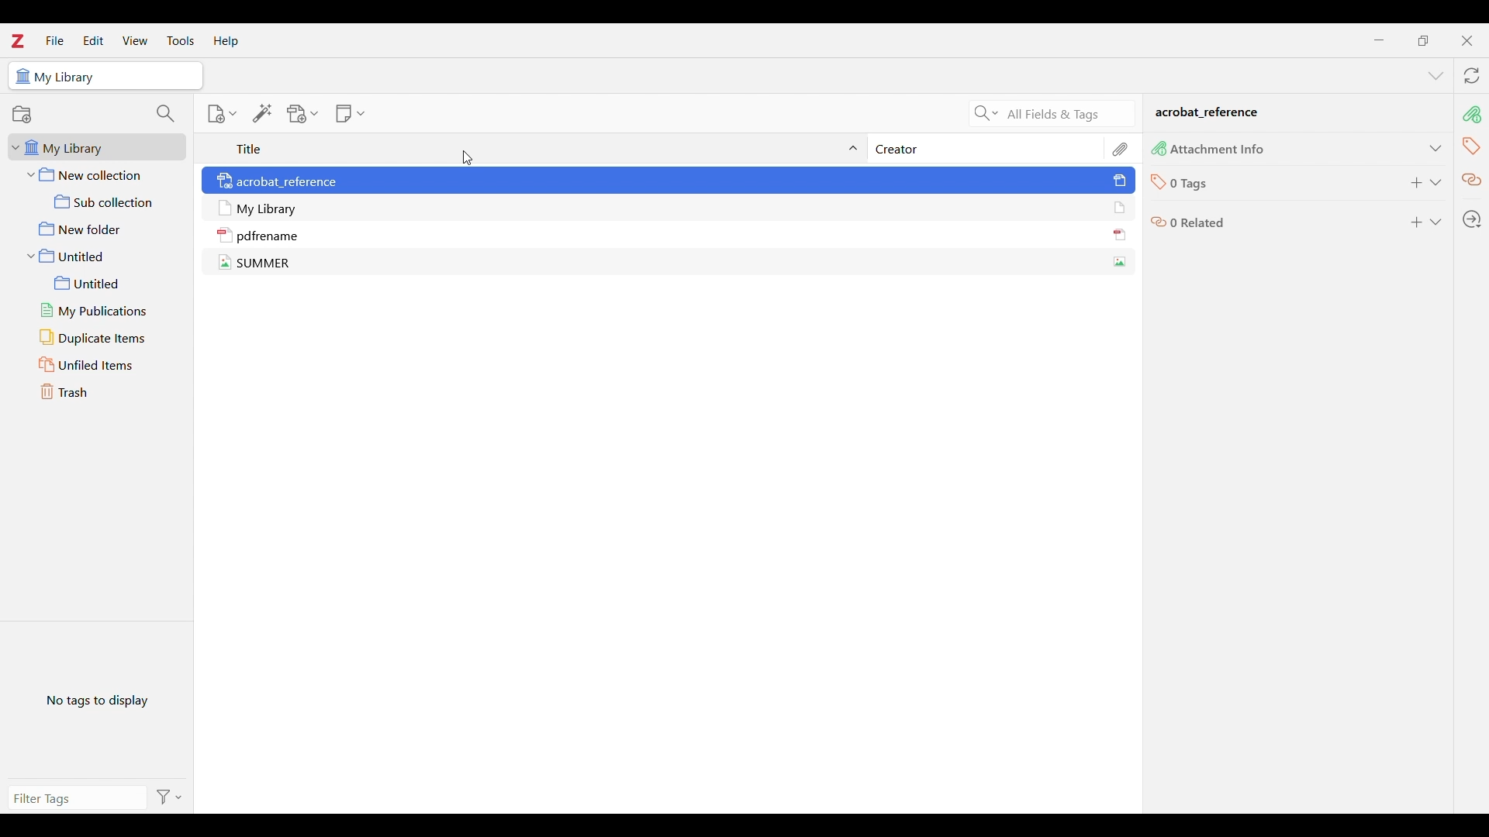 This screenshot has height=837, width=1489. I want to click on Minimize, so click(1379, 40).